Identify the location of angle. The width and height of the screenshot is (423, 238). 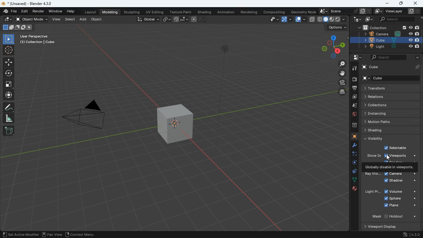
(8, 118).